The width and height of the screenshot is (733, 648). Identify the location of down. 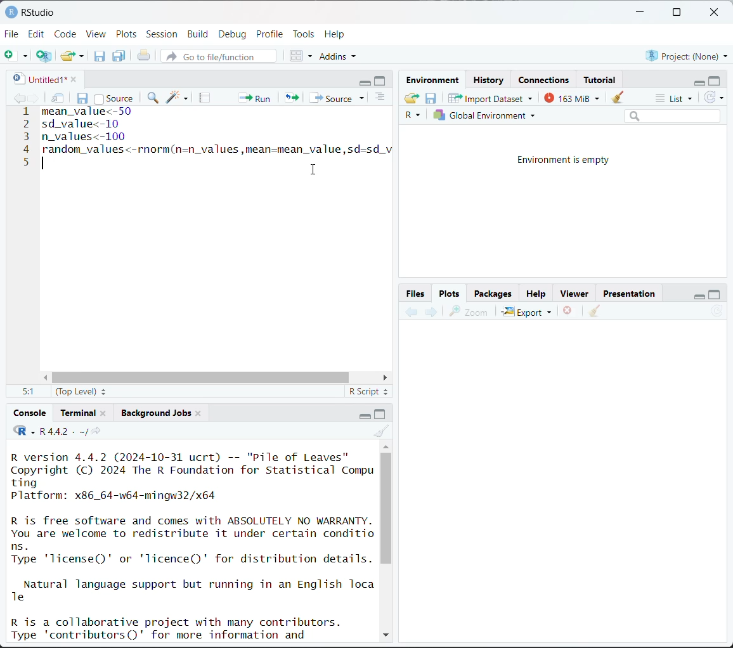
(385, 633).